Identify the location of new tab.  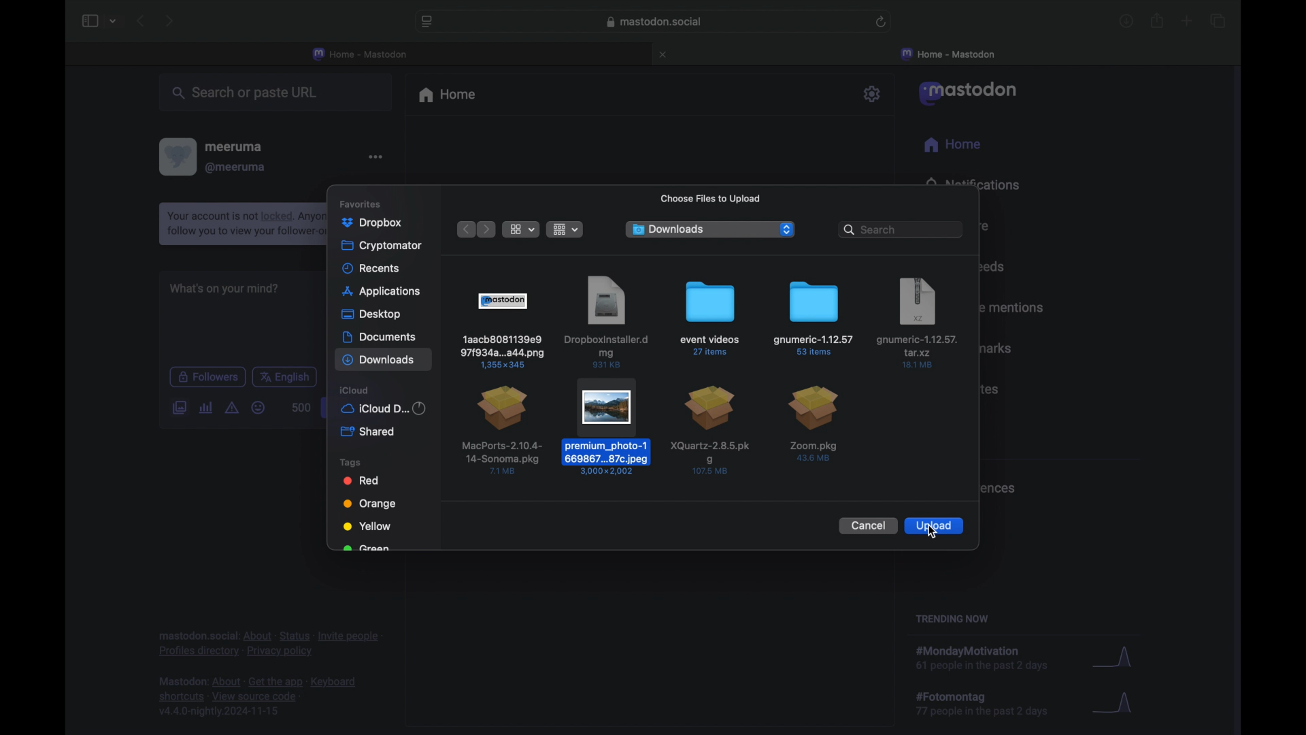
(1187, 22).